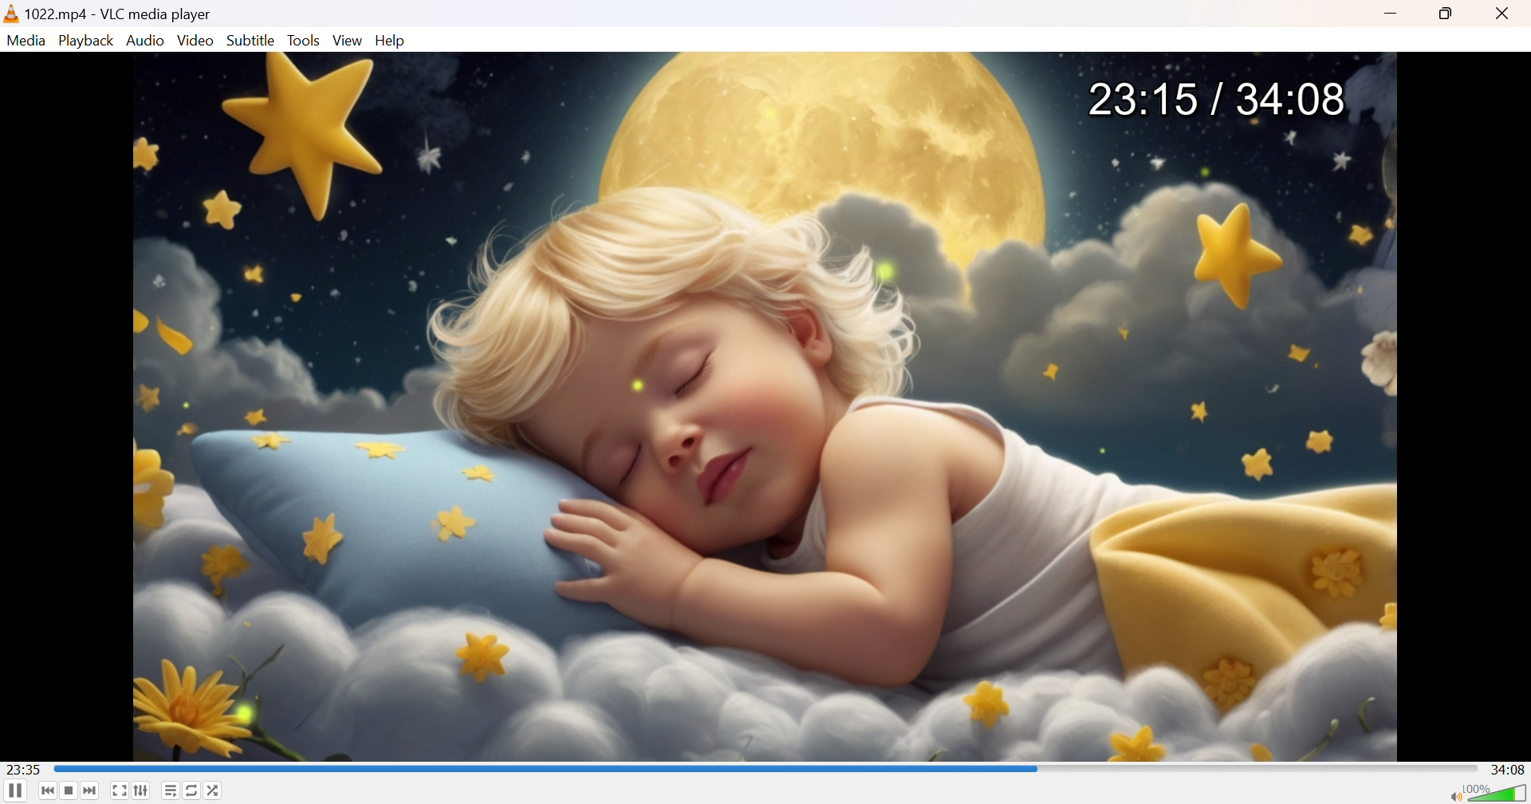  I want to click on Next media in the playlist, skip forward when held, so click(91, 792).